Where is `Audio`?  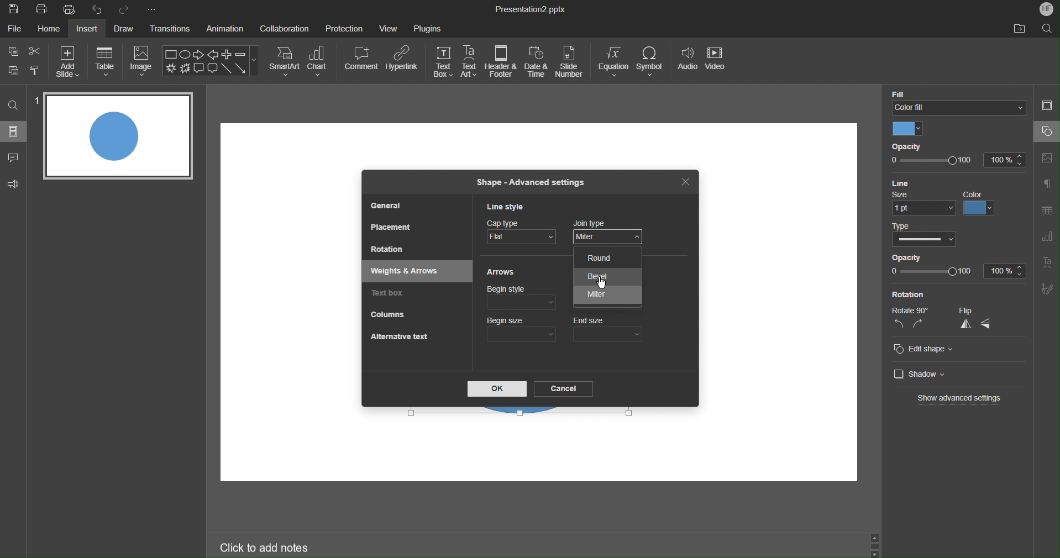
Audio is located at coordinates (686, 63).